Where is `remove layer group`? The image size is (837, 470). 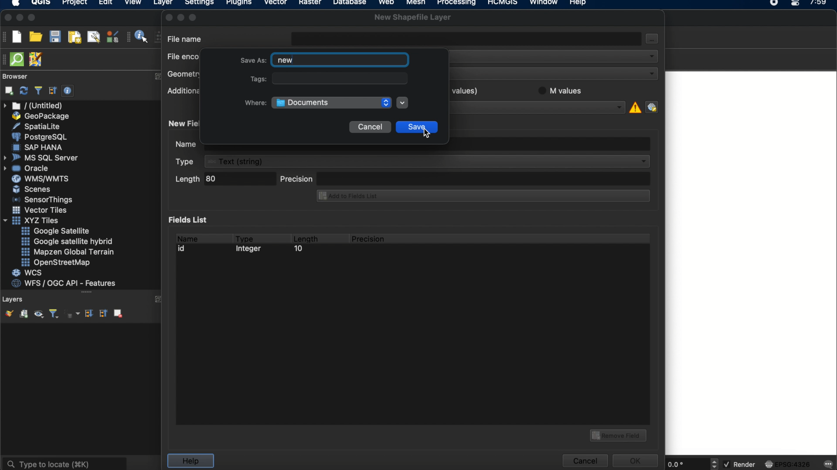 remove layer group is located at coordinates (117, 313).